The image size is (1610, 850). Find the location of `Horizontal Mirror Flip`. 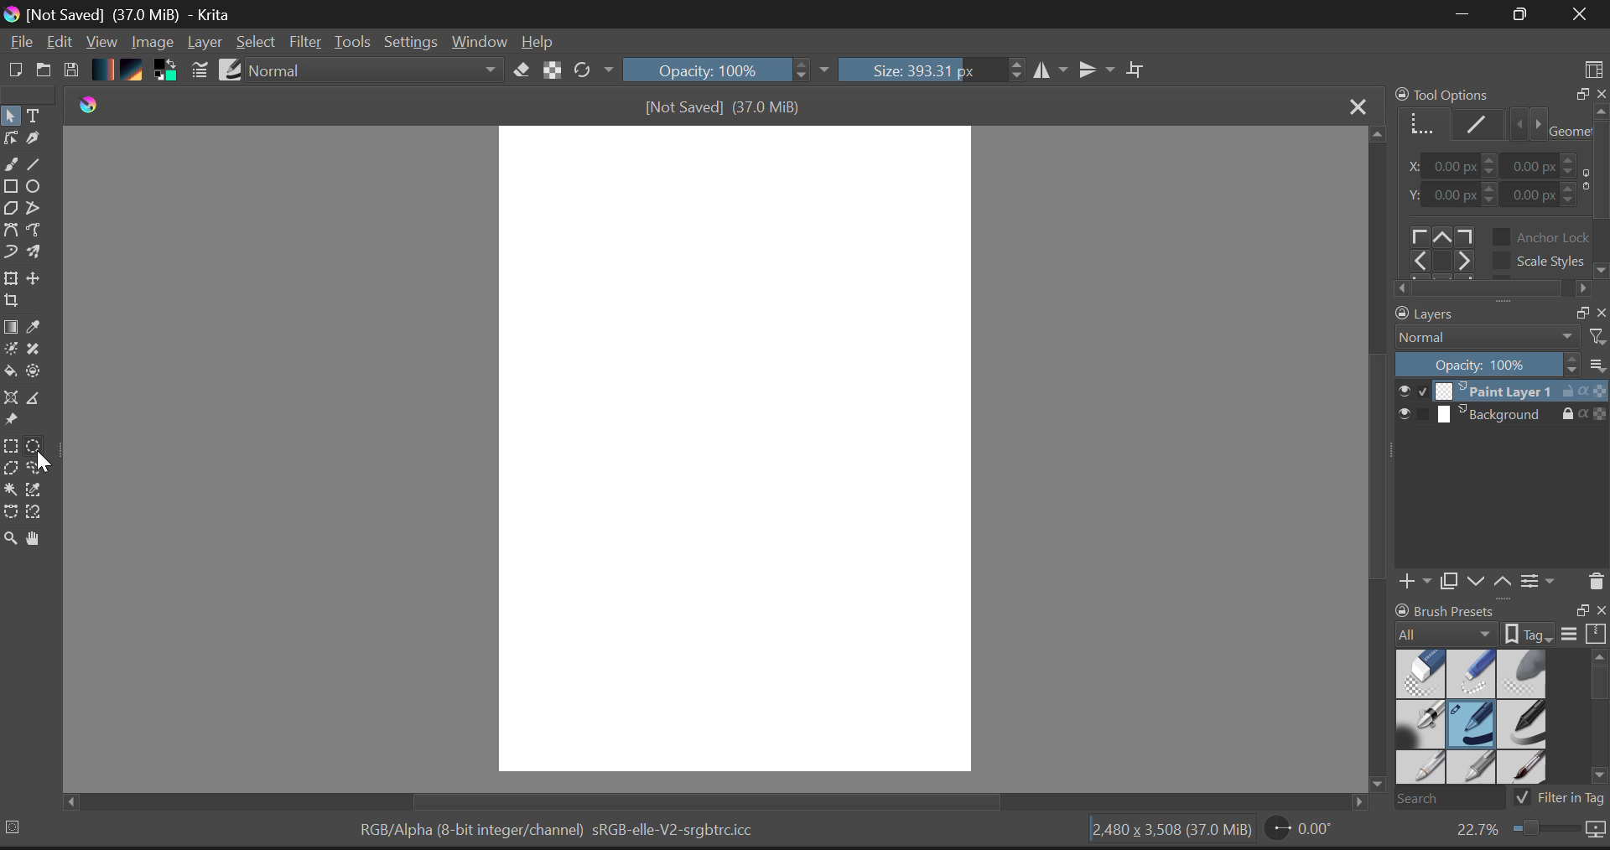

Horizontal Mirror Flip is located at coordinates (1100, 71).